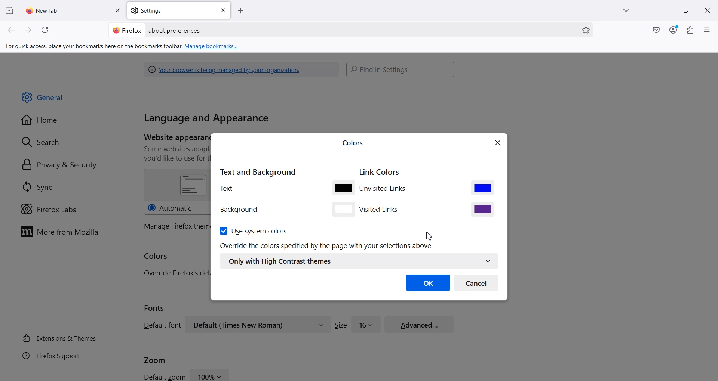 Image resolution: width=718 pixels, height=381 pixels. I want to click on Colors, so click(156, 257).